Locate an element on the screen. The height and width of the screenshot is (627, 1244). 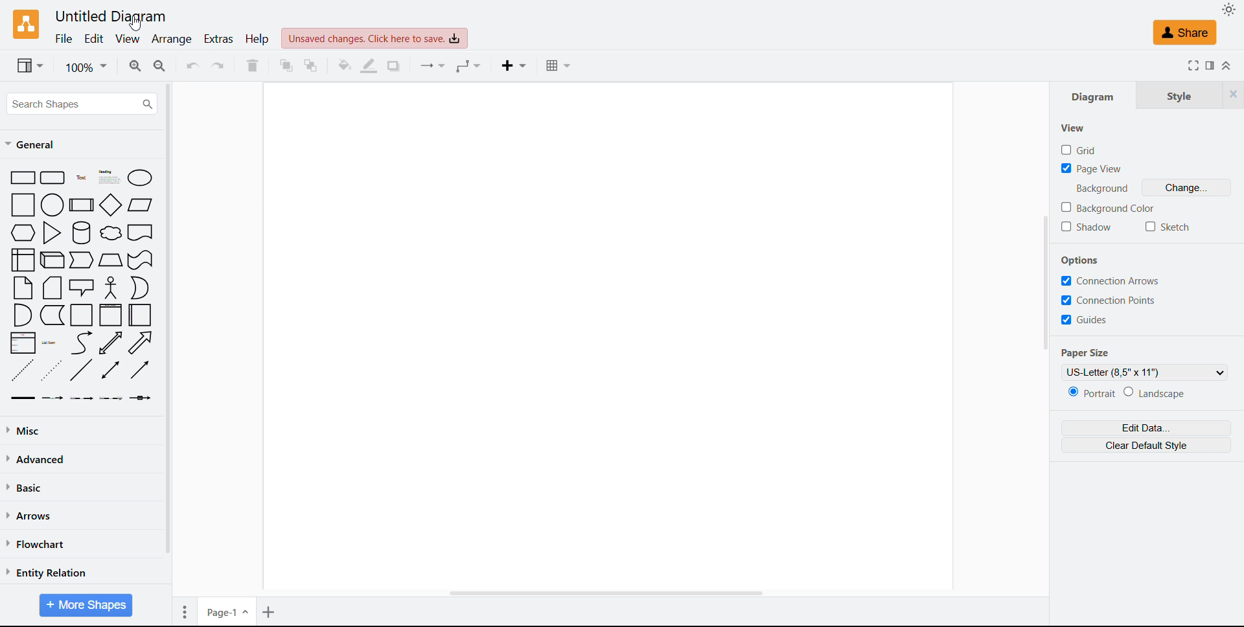
Miscellaneous  is located at coordinates (27, 431).